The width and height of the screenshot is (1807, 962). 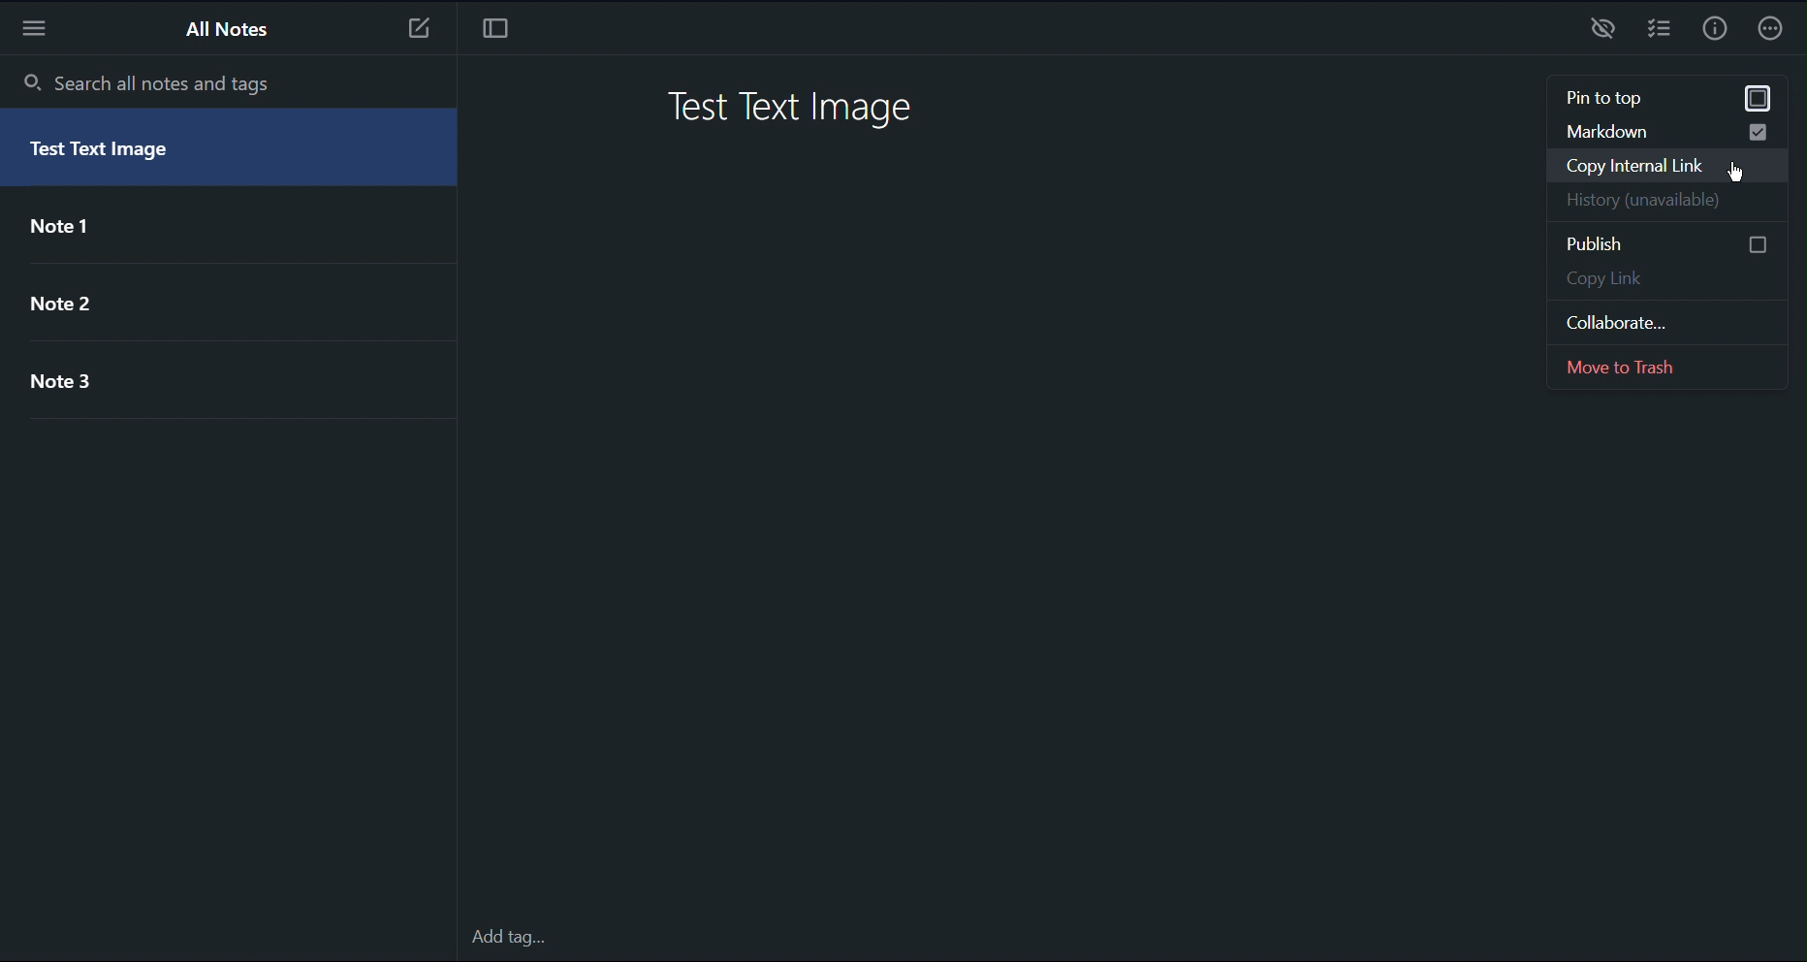 What do you see at coordinates (1664, 206) in the screenshot?
I see `History` at bounding box center [1664, 206].